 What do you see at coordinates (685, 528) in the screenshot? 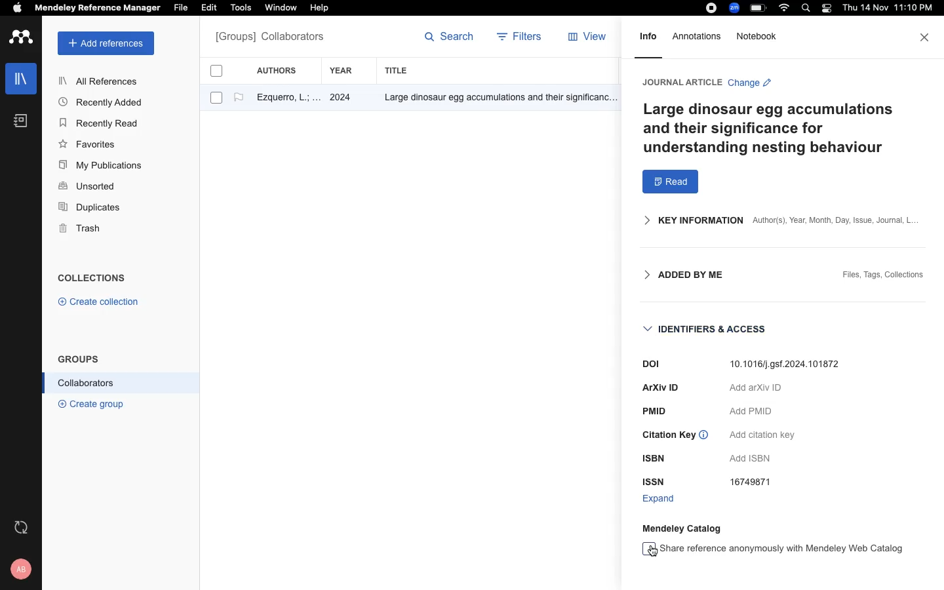
I see `Mendeley Catalog` at bounding box center [685, 528].